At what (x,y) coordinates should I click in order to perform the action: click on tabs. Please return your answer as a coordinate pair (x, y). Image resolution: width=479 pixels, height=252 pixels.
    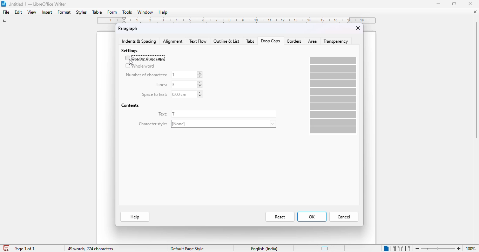
    Looking at the image, I should click on (251, 41).